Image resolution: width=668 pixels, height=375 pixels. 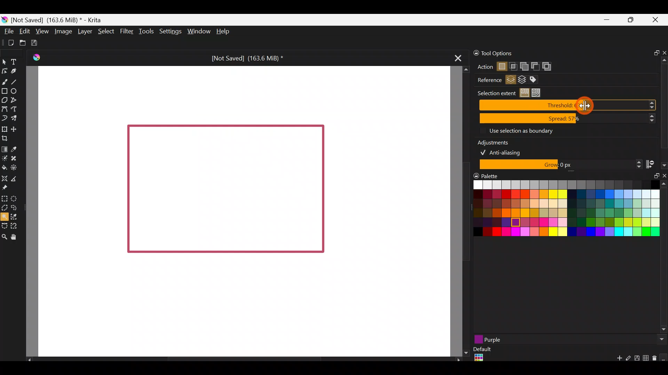 I want to click on Anti-aliasing, so click(x=505, y=152).